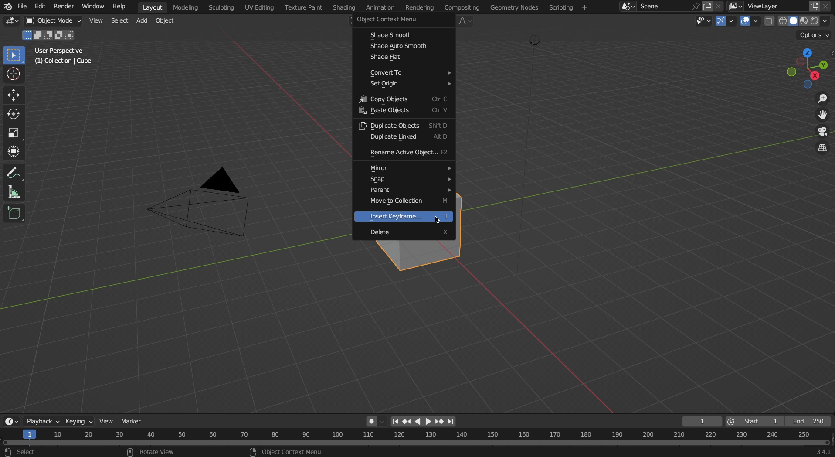 The width and height of the screenshot is (835, 457). I want to click on Viewpoint, so click(797, 68).